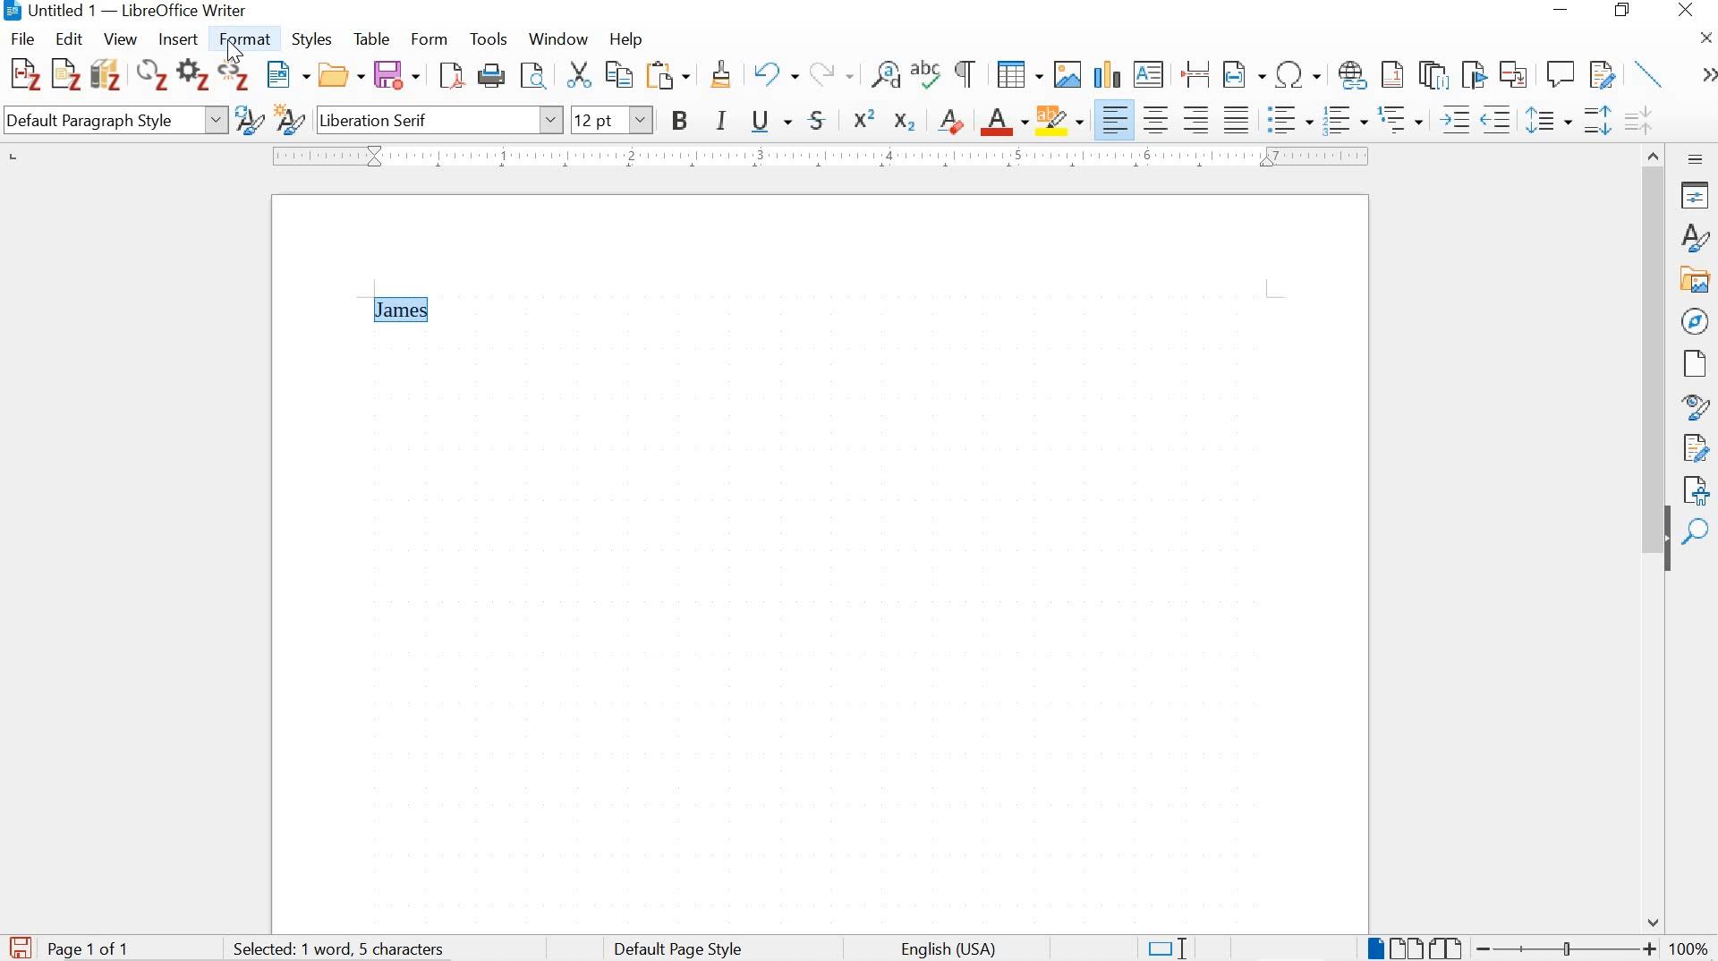  I want to click on open, so click(342, 76).